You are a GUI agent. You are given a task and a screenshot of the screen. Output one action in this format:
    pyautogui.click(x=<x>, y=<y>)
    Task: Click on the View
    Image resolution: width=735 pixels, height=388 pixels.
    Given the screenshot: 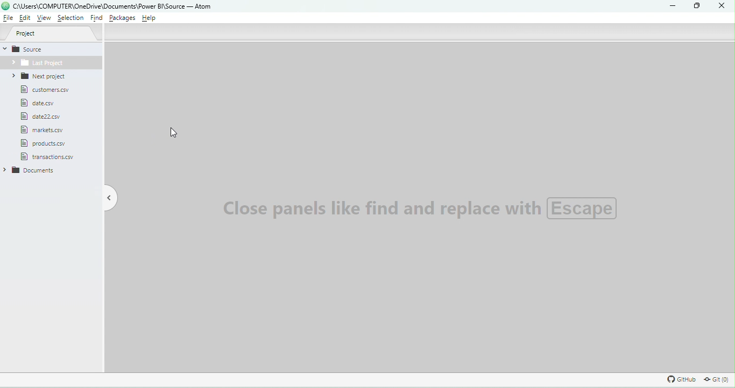 What is the action you would take?
    pyautogui.click(x=45, y=18)
    